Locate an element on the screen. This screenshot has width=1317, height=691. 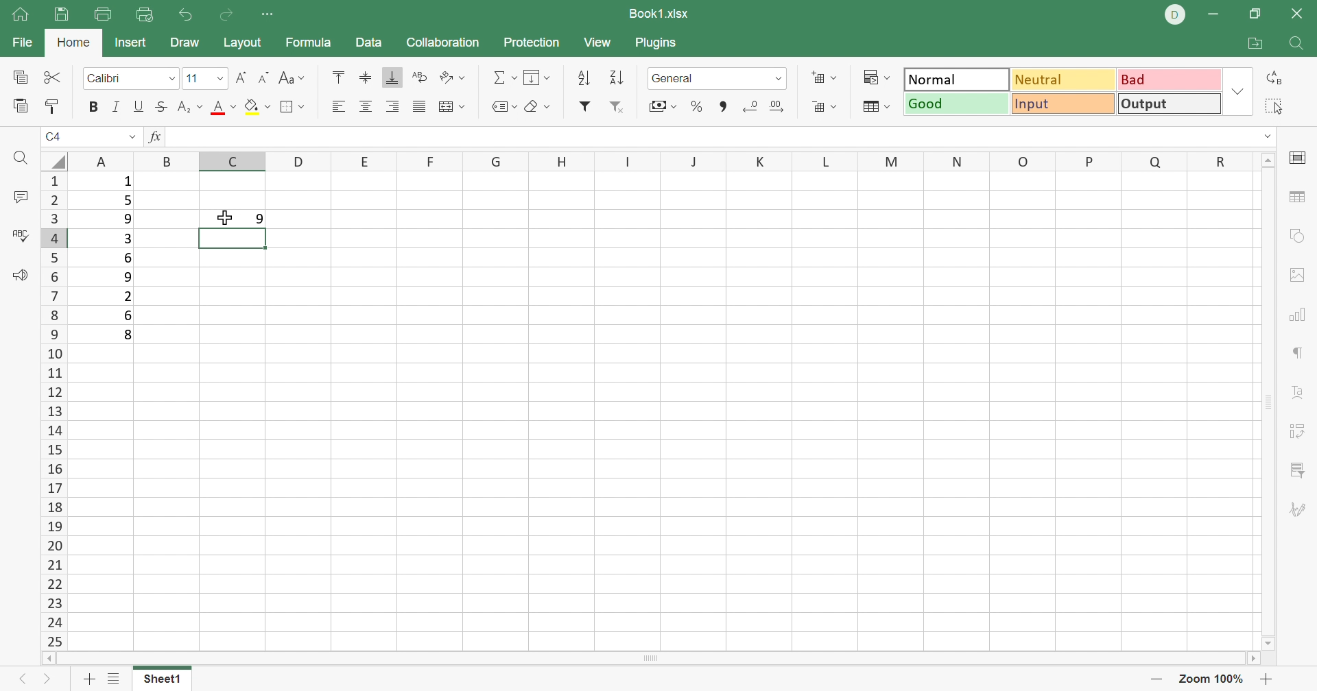
Percent style is located at coordinates (696, 106).